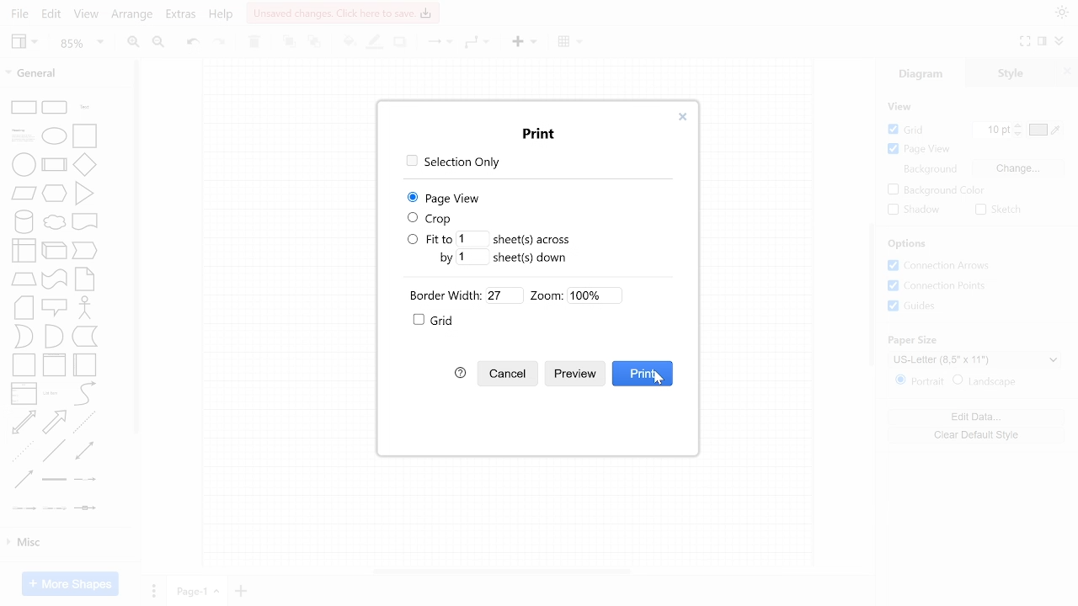 The image size is (1078, 606). What do you see at coordinates (154, 590) in the screenshot?
I see `More pages setting` at bounding box center [154, 590].